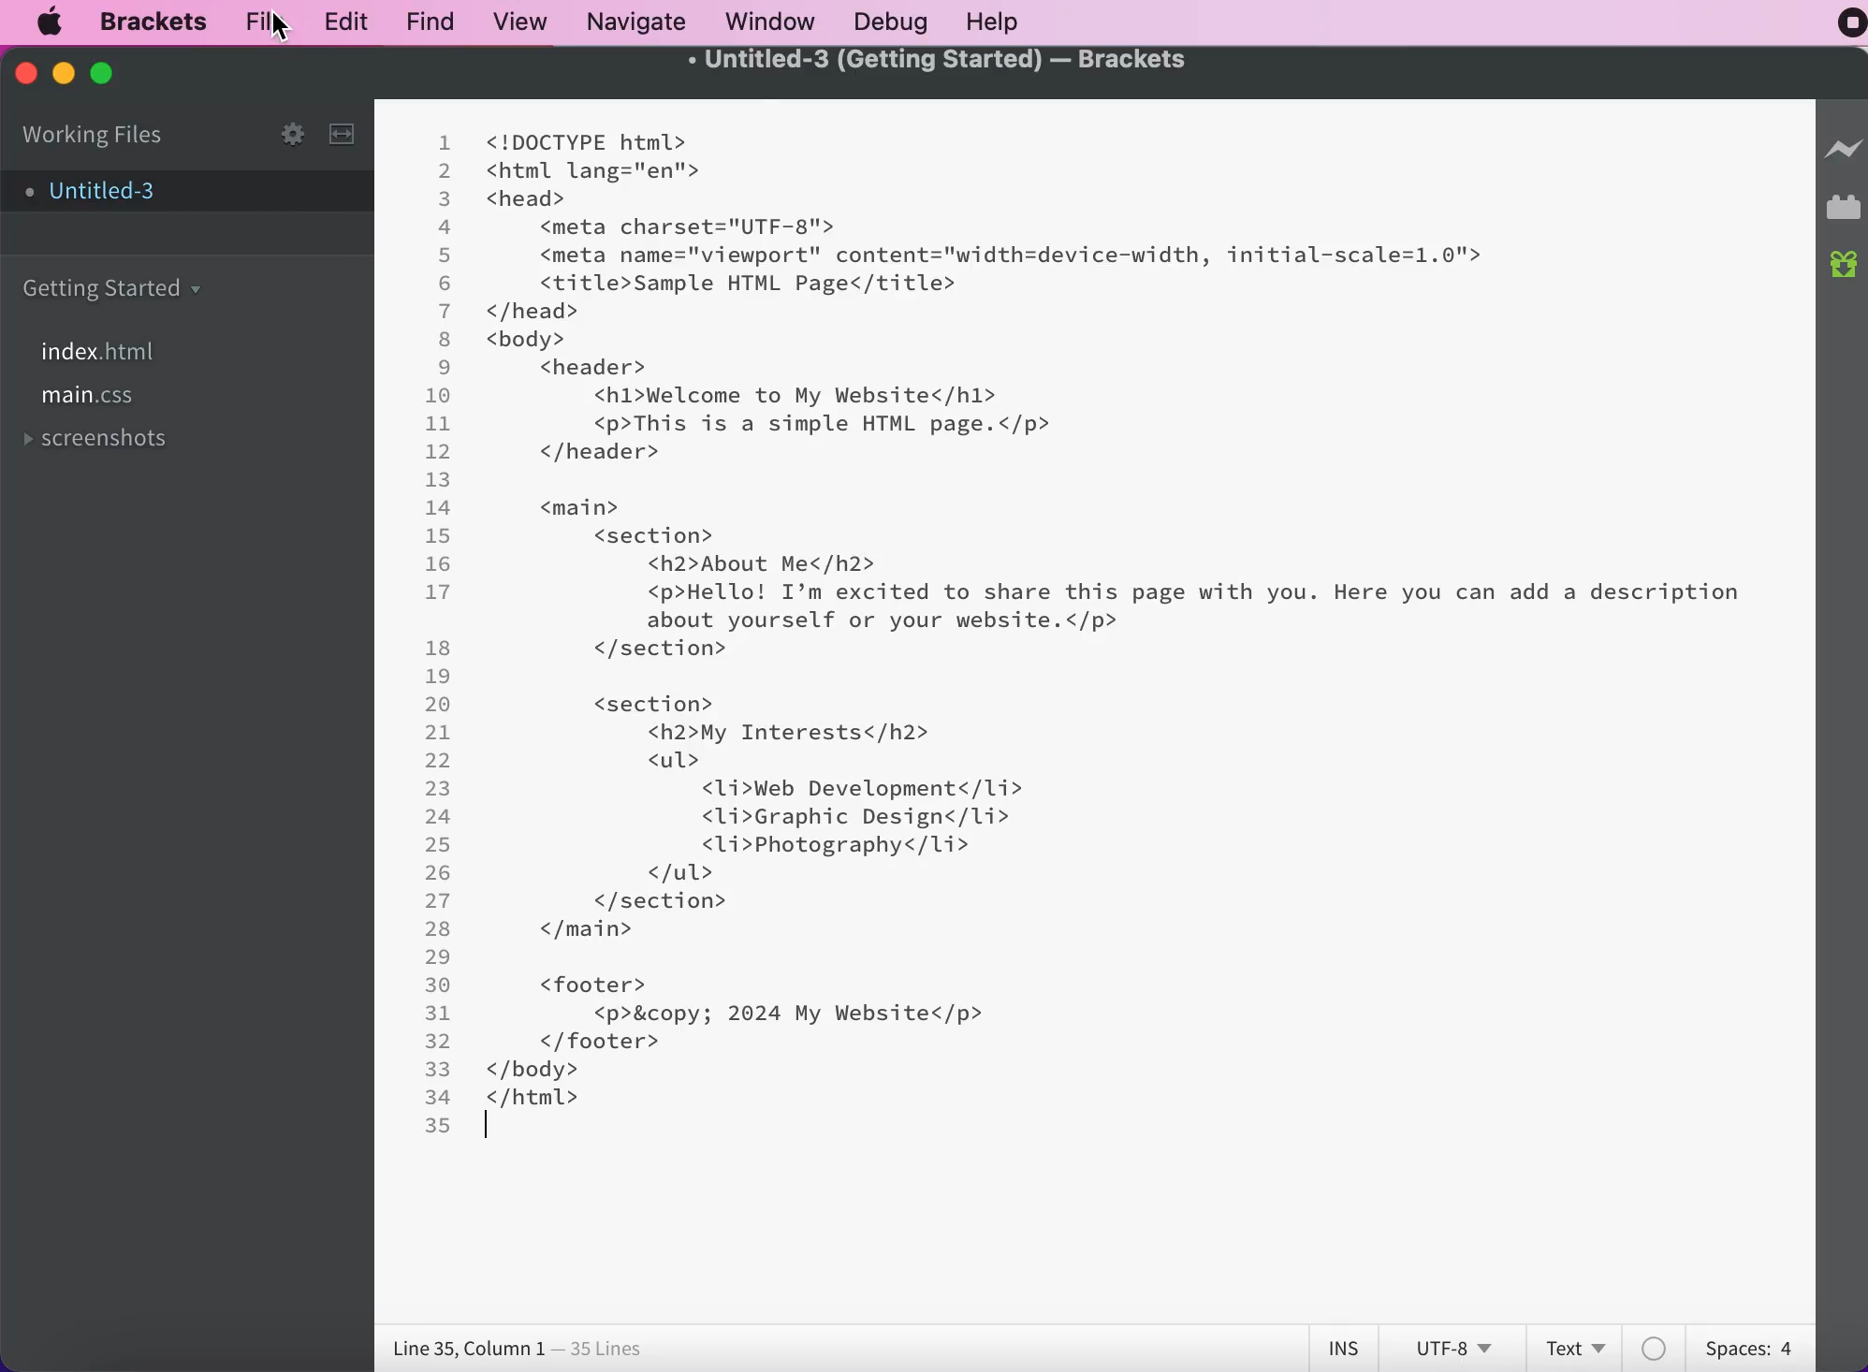 This screenshot has height=1372, width=1868. I want to click on 17, so click(439, 591).